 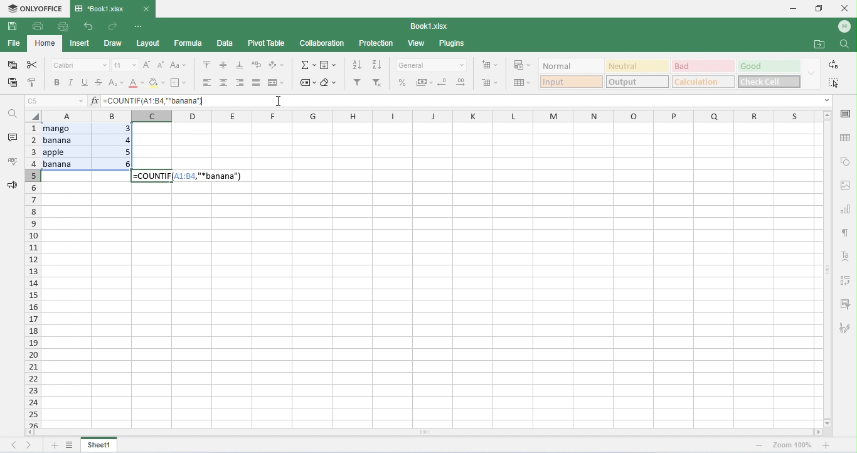 I want to click on signature, so click(x=844, y=329).